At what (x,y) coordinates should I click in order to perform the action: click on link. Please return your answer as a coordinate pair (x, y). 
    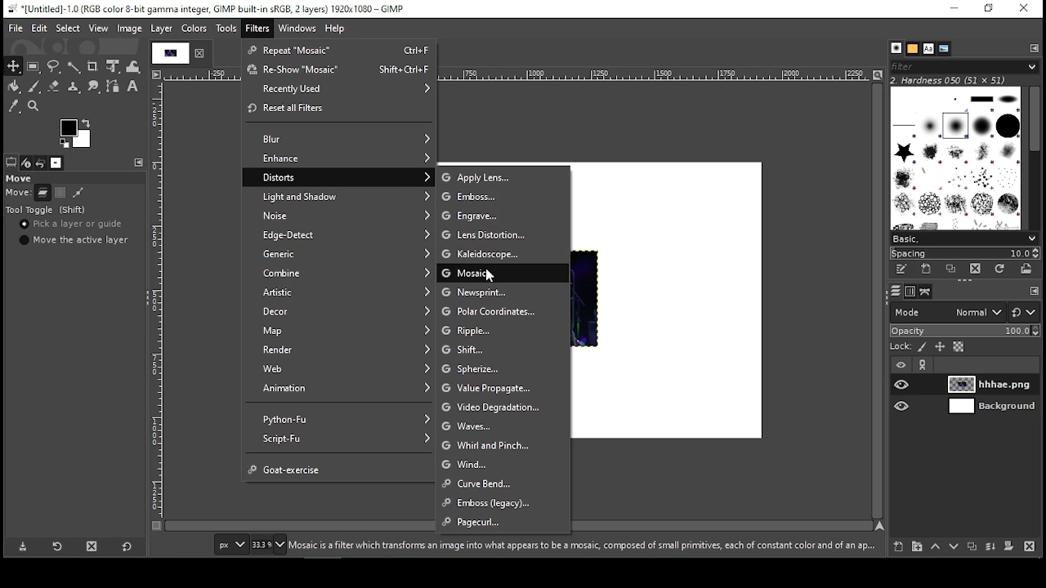
    Looking at the image, I should click on (924, 365).